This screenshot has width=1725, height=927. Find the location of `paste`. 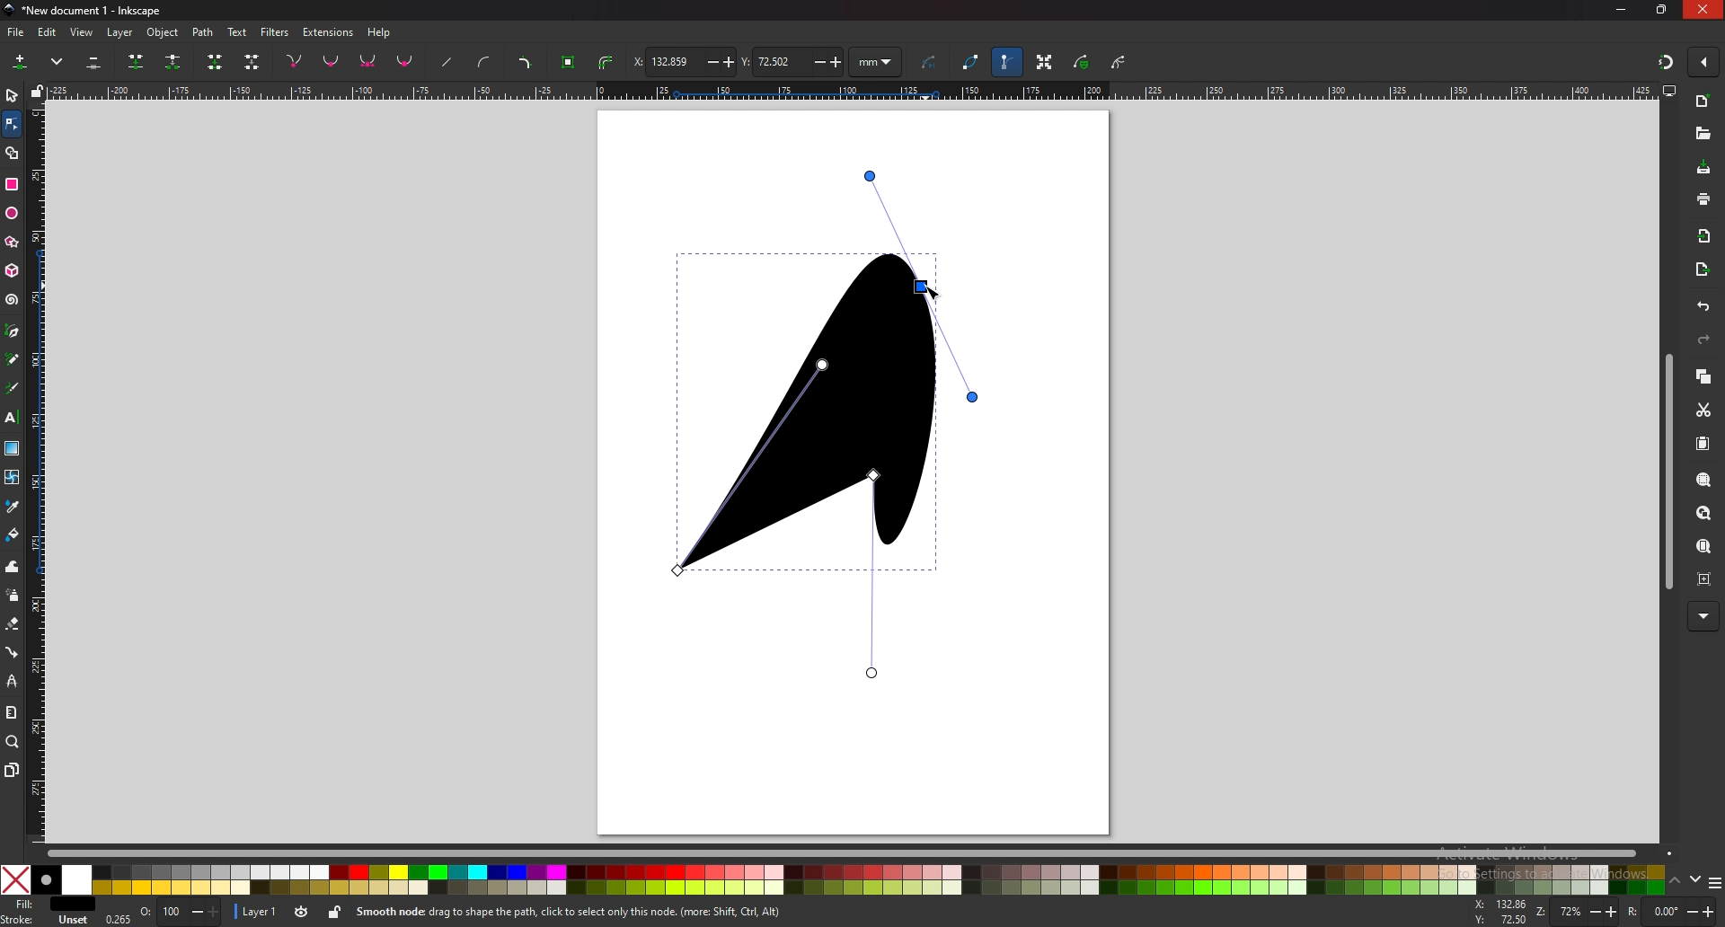

paste is located at coordinates (1703, 444).